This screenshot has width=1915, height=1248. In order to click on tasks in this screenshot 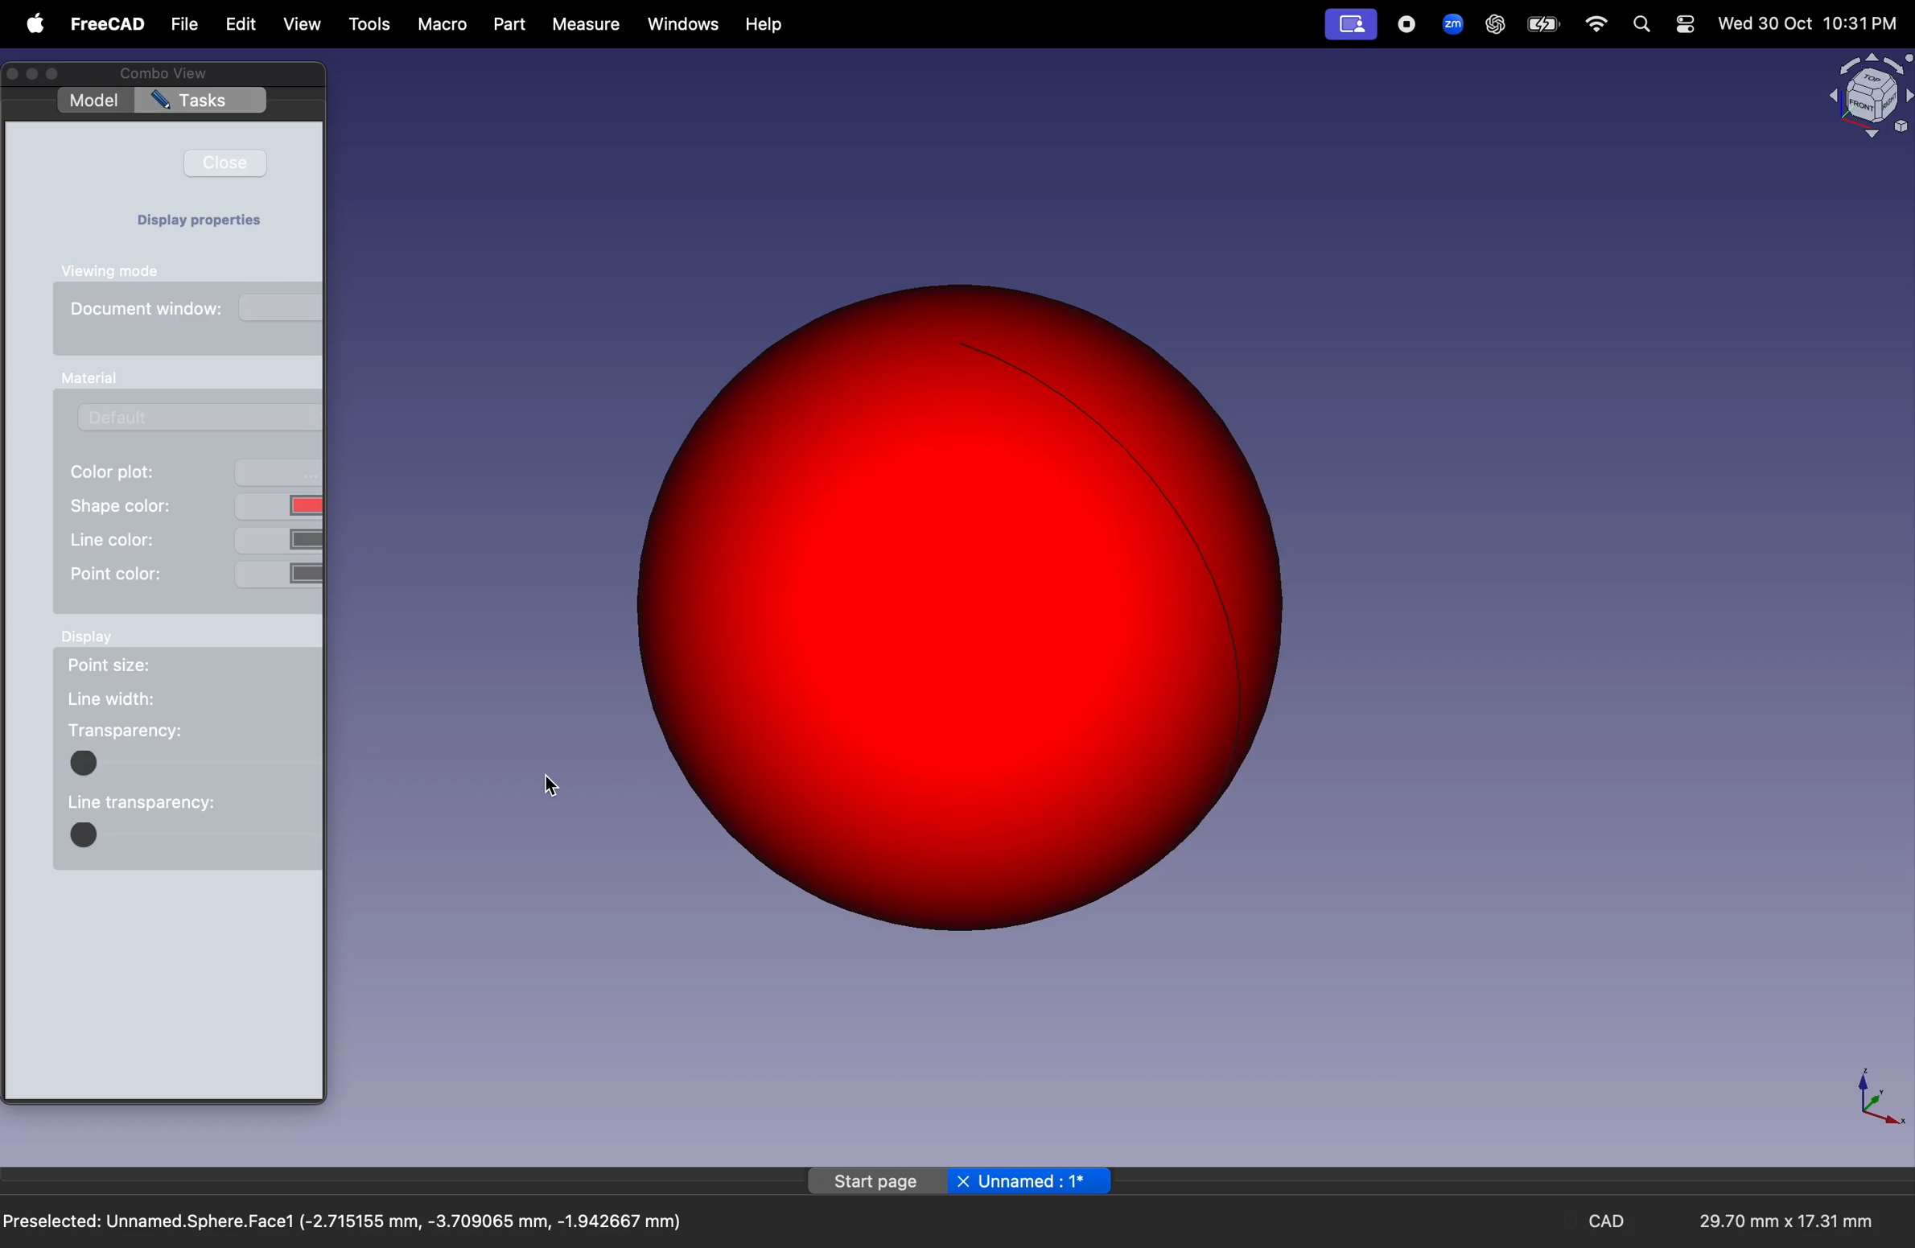, I will do `click(201, 101)`.